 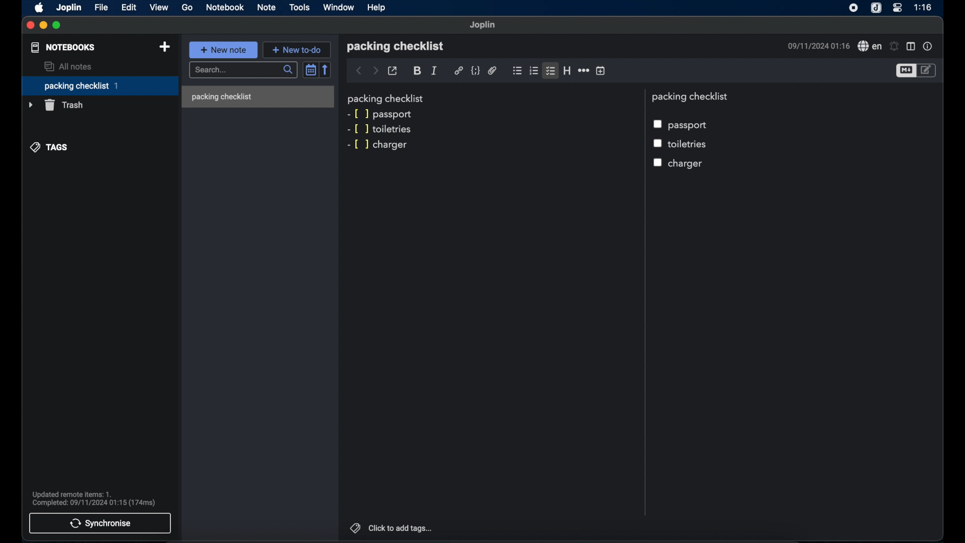 I want to click on window, so click(x=338, y=7).